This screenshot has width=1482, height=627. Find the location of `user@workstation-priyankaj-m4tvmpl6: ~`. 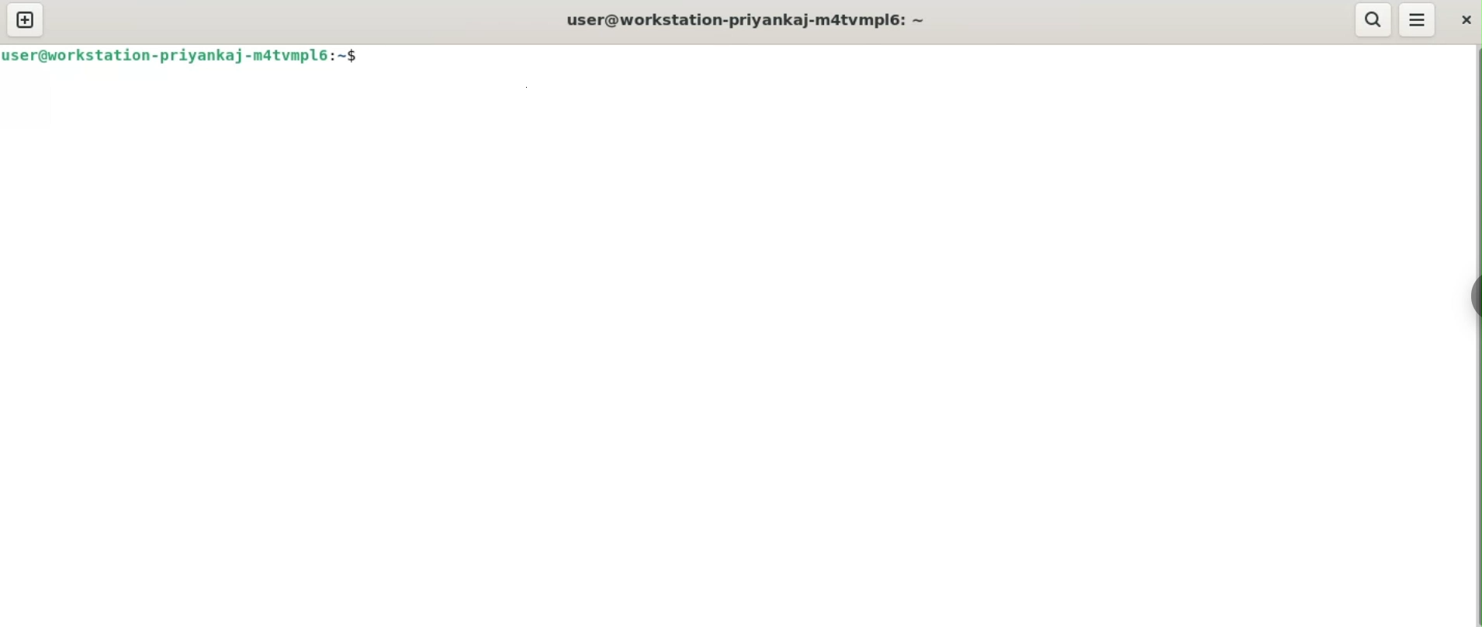

user@workstation-priyankaj-m4tvmpl6: ~ is located at coordinates (749, 21).